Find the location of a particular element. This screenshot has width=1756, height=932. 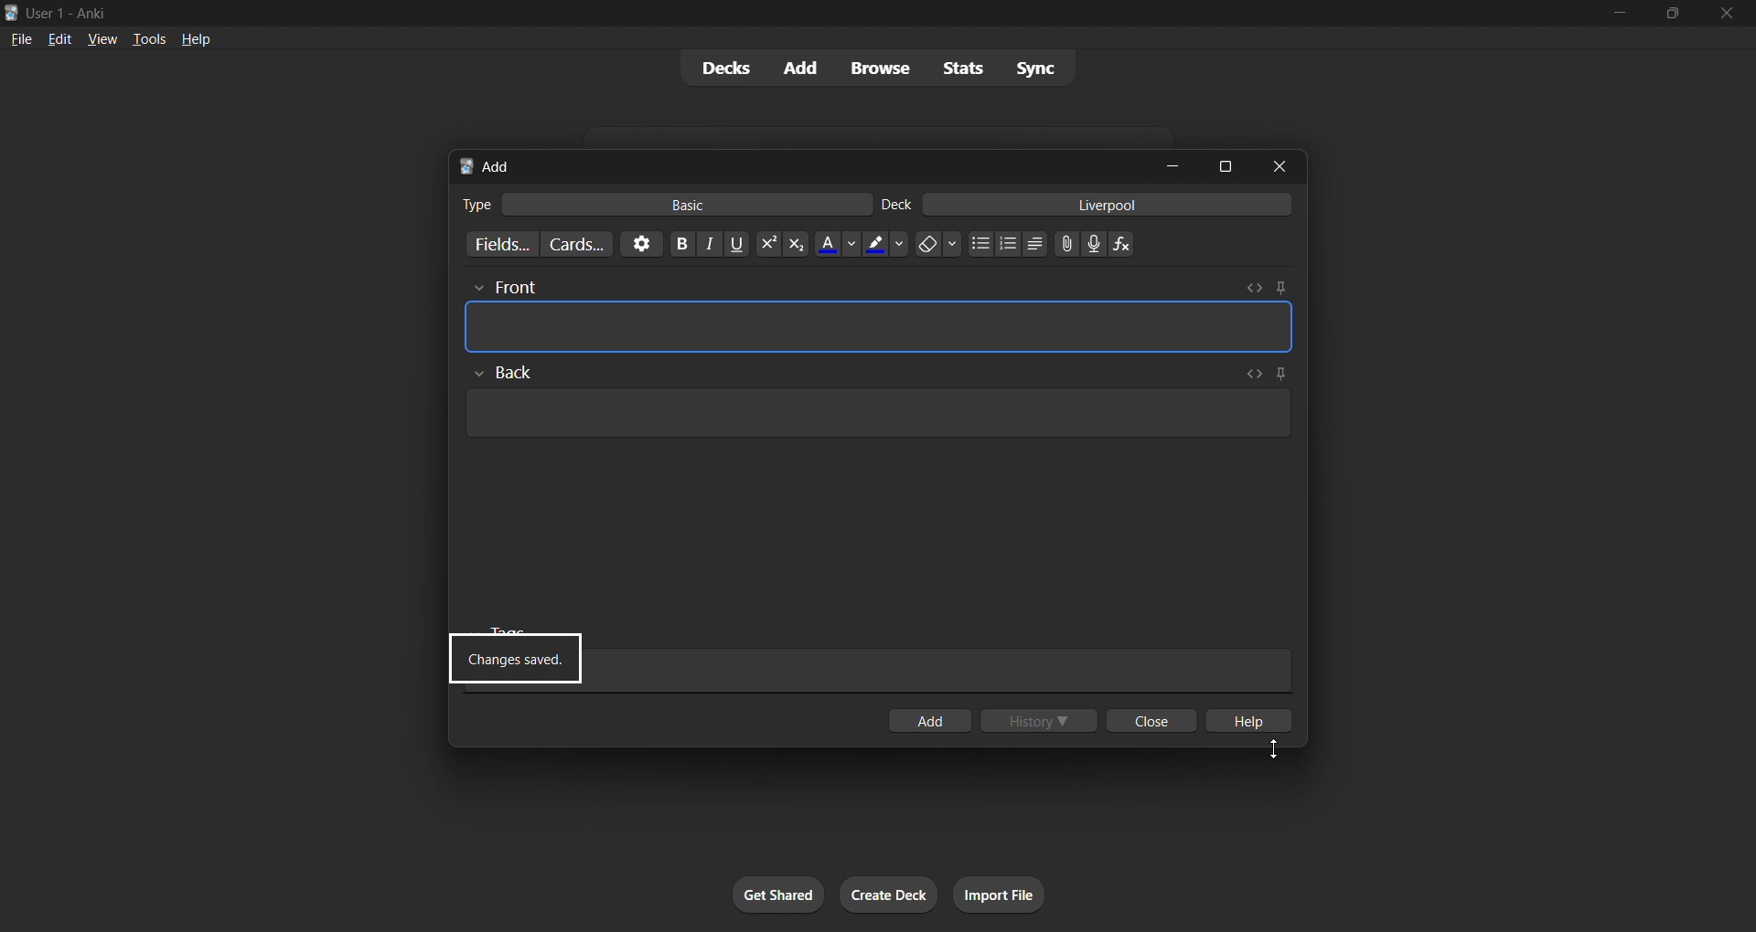

bullet points is located at coordinates (981, 243).